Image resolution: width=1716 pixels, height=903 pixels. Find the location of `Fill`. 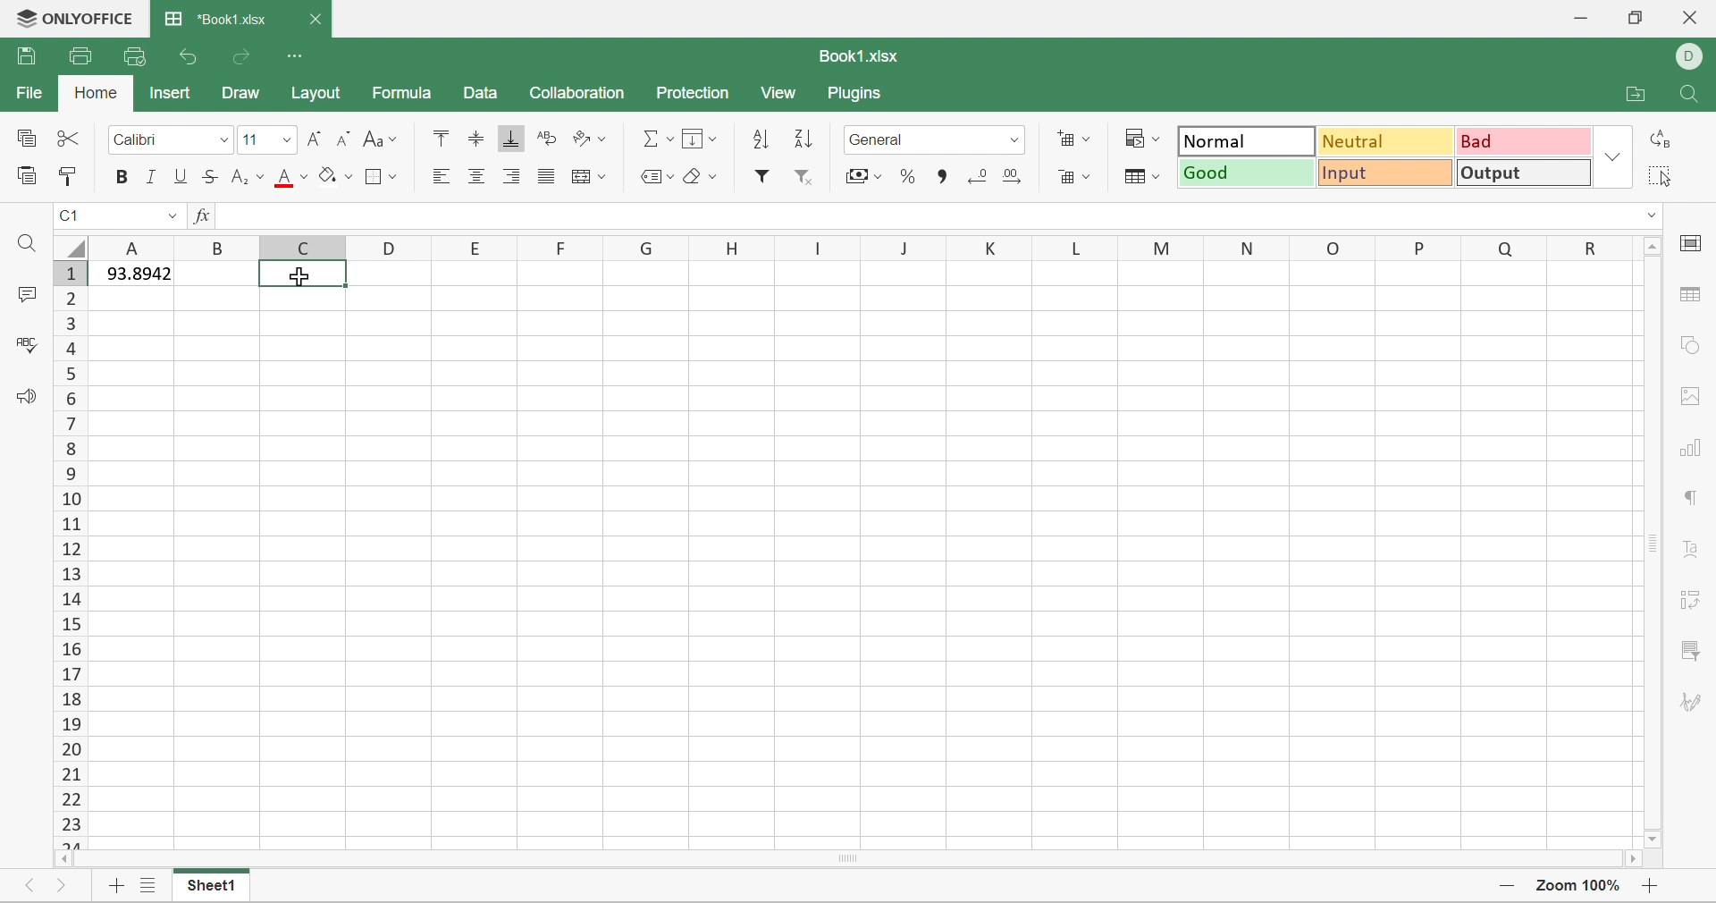

Fill is located at coordinates (698, 137).